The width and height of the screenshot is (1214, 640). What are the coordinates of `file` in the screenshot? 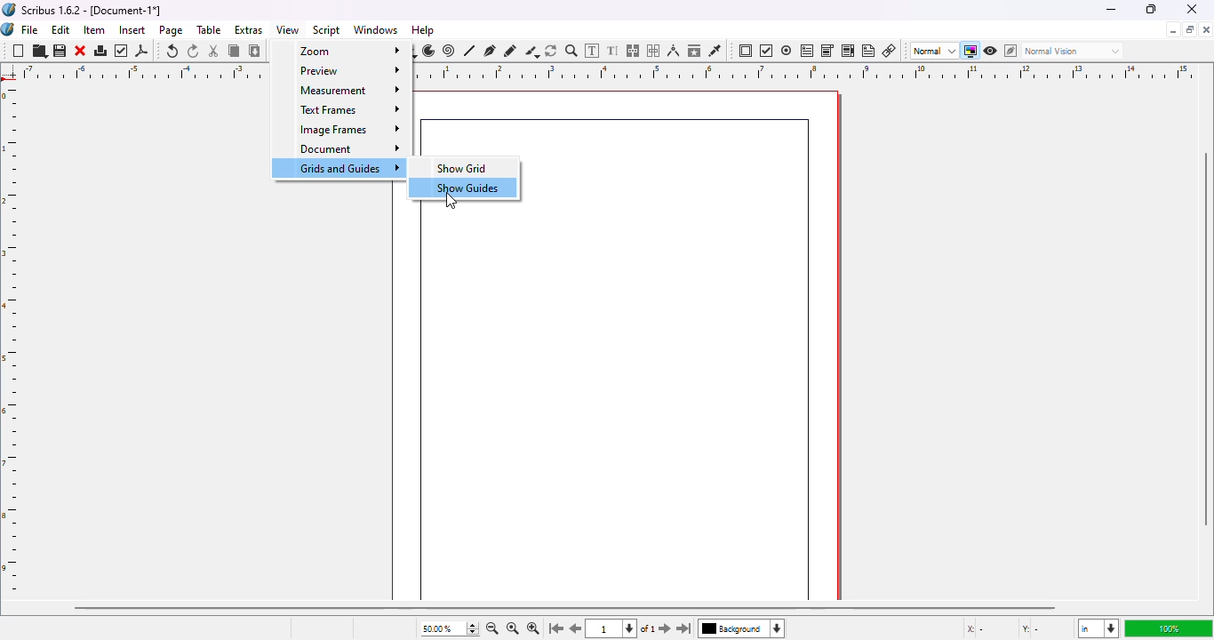 It's located at (30, 29).